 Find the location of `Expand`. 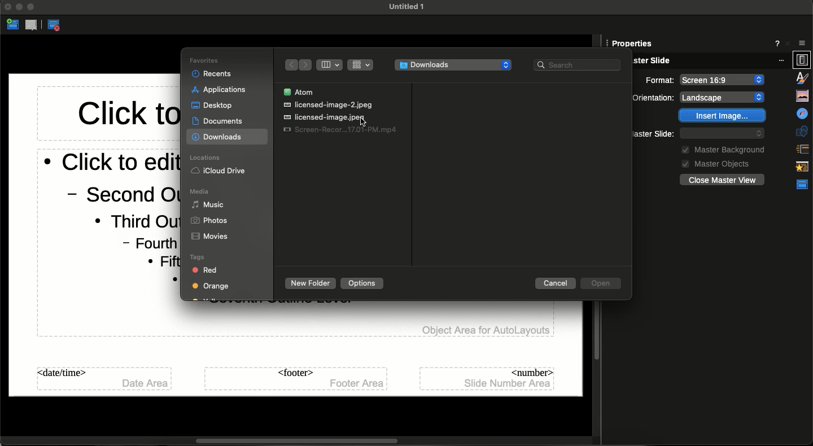

Expand is located at coordinates (31, 7).